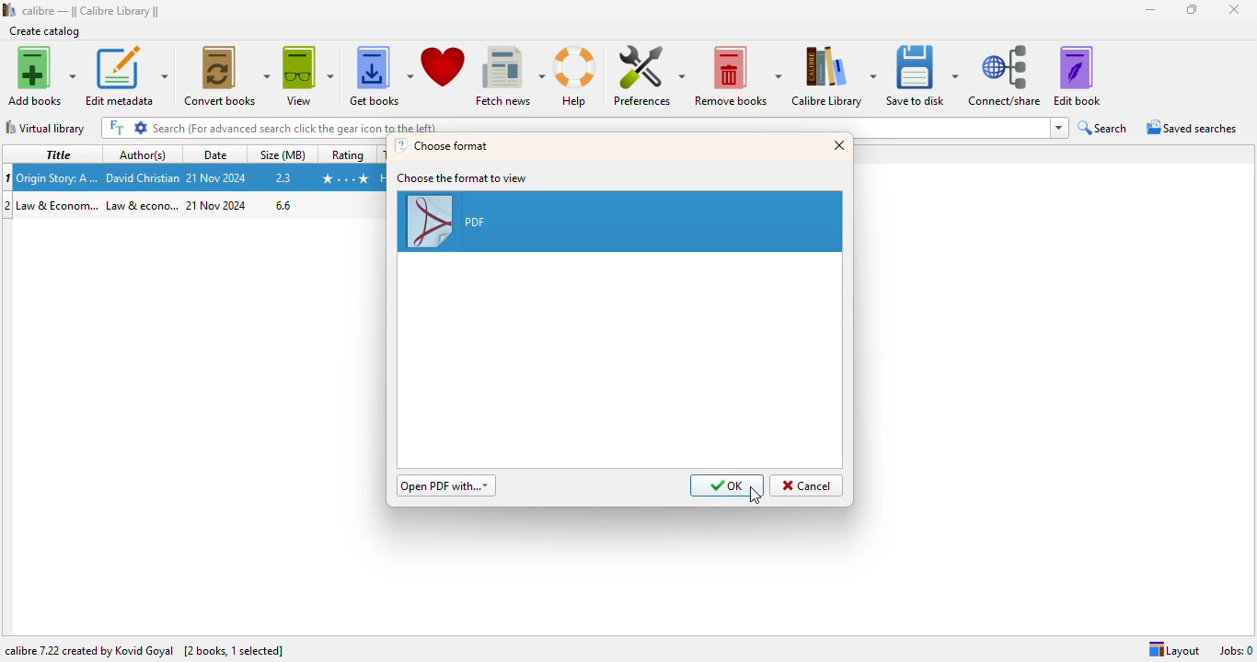  What do you see at coordinates (599, 126) in the screenshot?
I see `search` at bounding box center [599, 126].